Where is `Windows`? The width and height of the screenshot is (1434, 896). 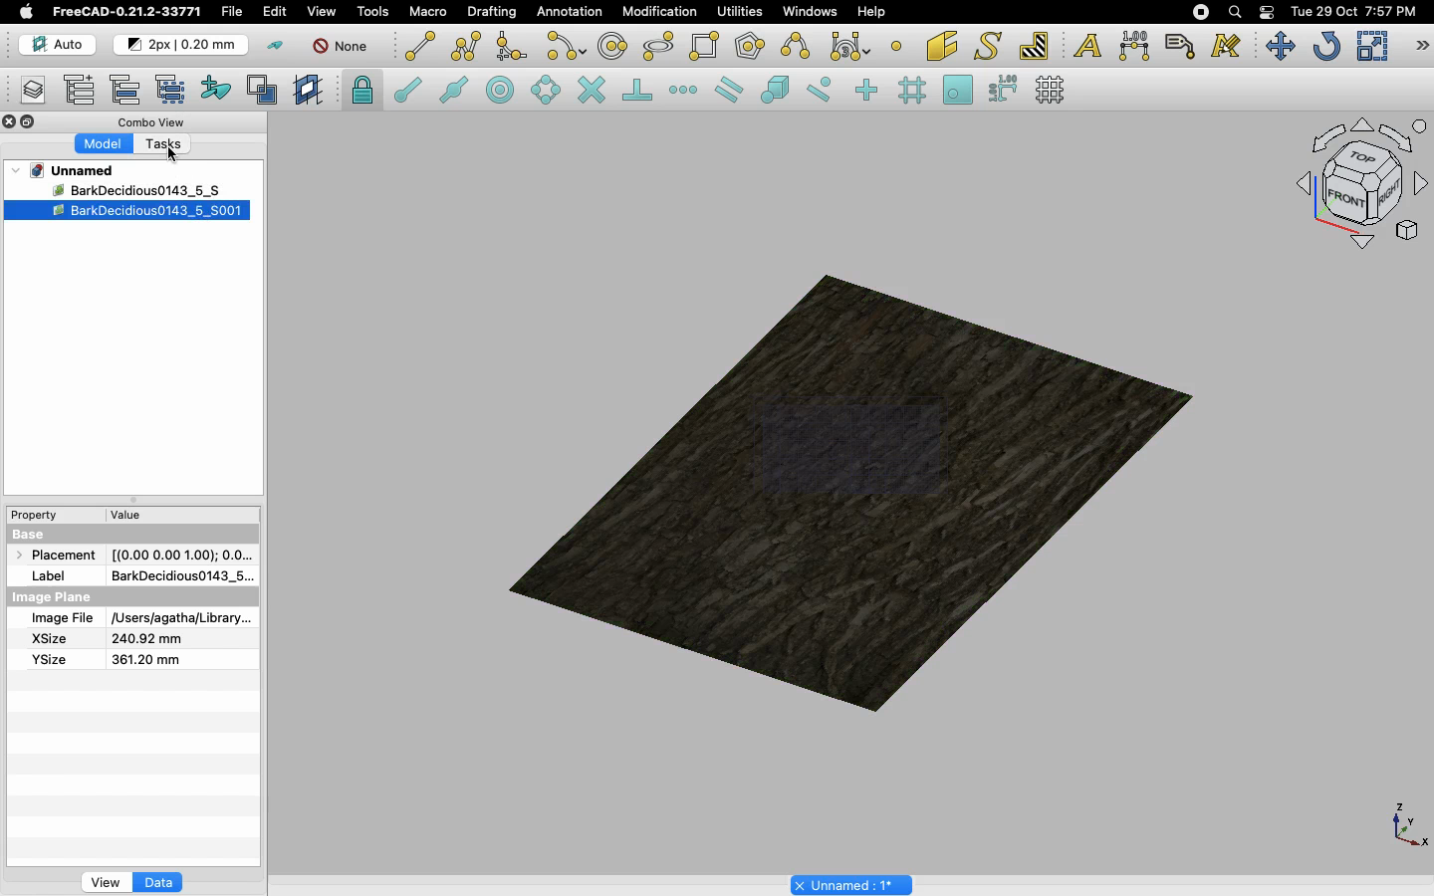
Windows is located at coordinates (815, 14).